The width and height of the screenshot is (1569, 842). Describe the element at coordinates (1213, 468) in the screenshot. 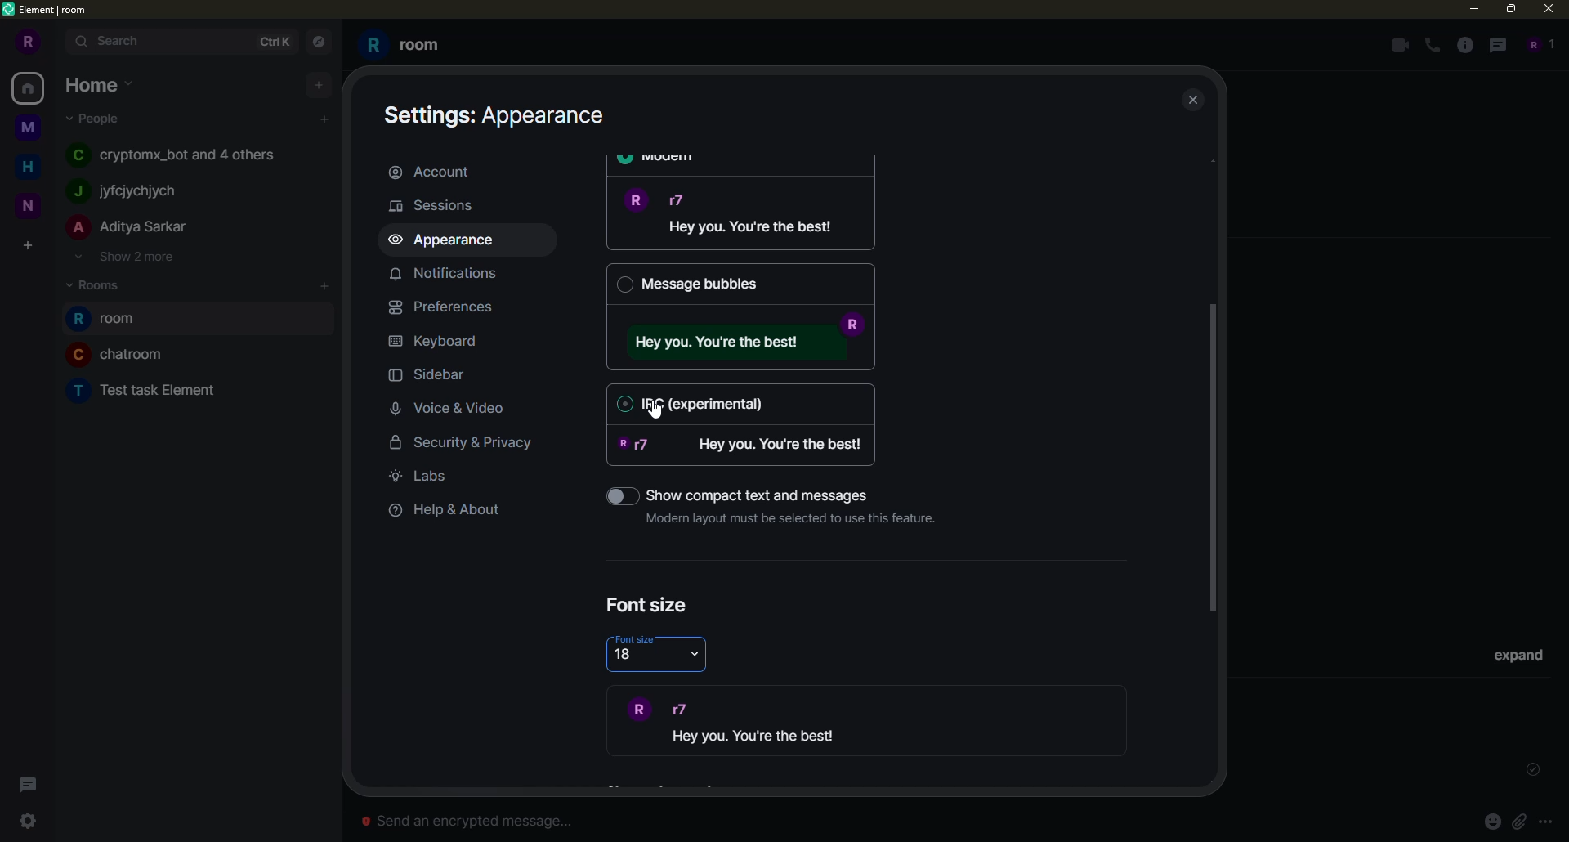

I see `drag` at that location.